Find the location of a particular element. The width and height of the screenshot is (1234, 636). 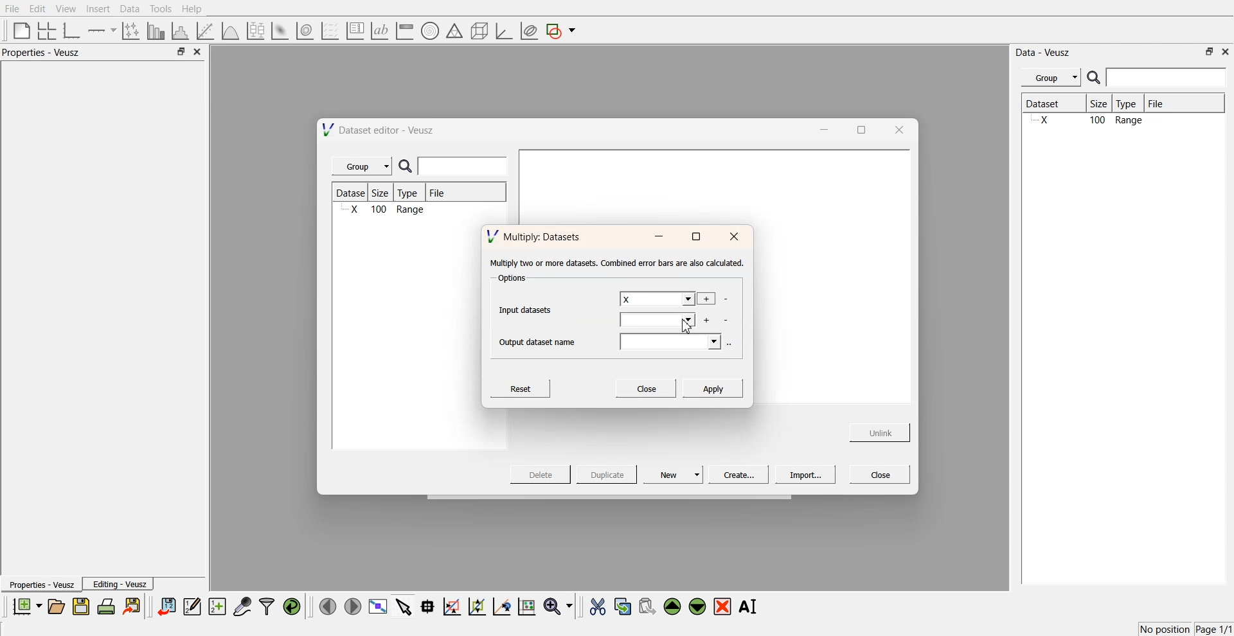

read data points is located at coordinates (427, 606).